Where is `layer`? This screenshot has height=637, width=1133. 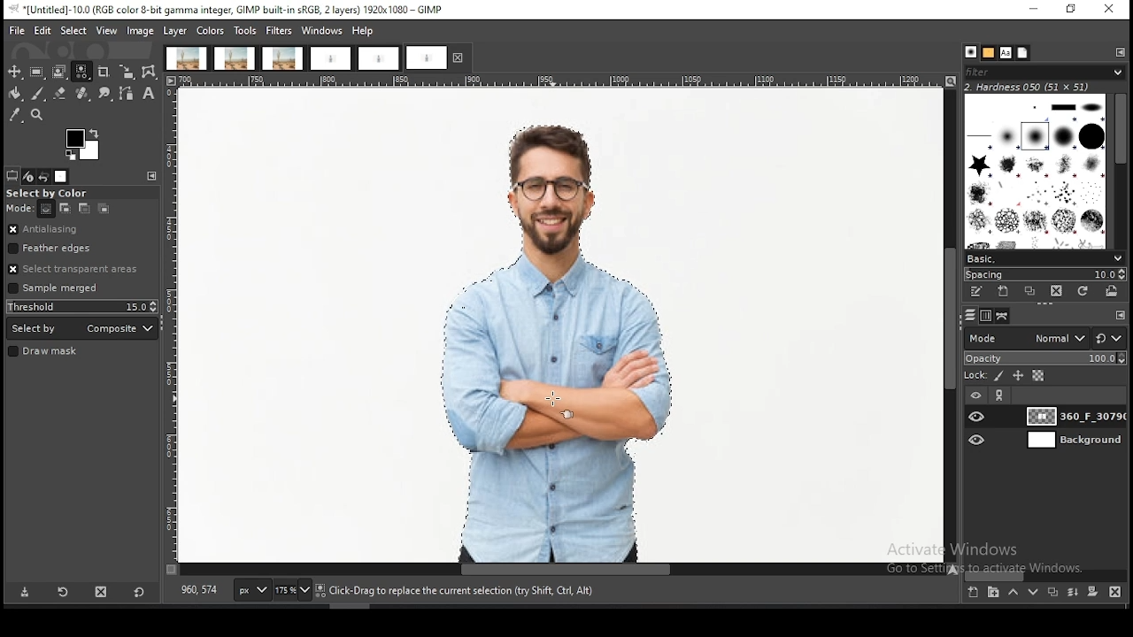 layer is located at coordinates (1073, 416).